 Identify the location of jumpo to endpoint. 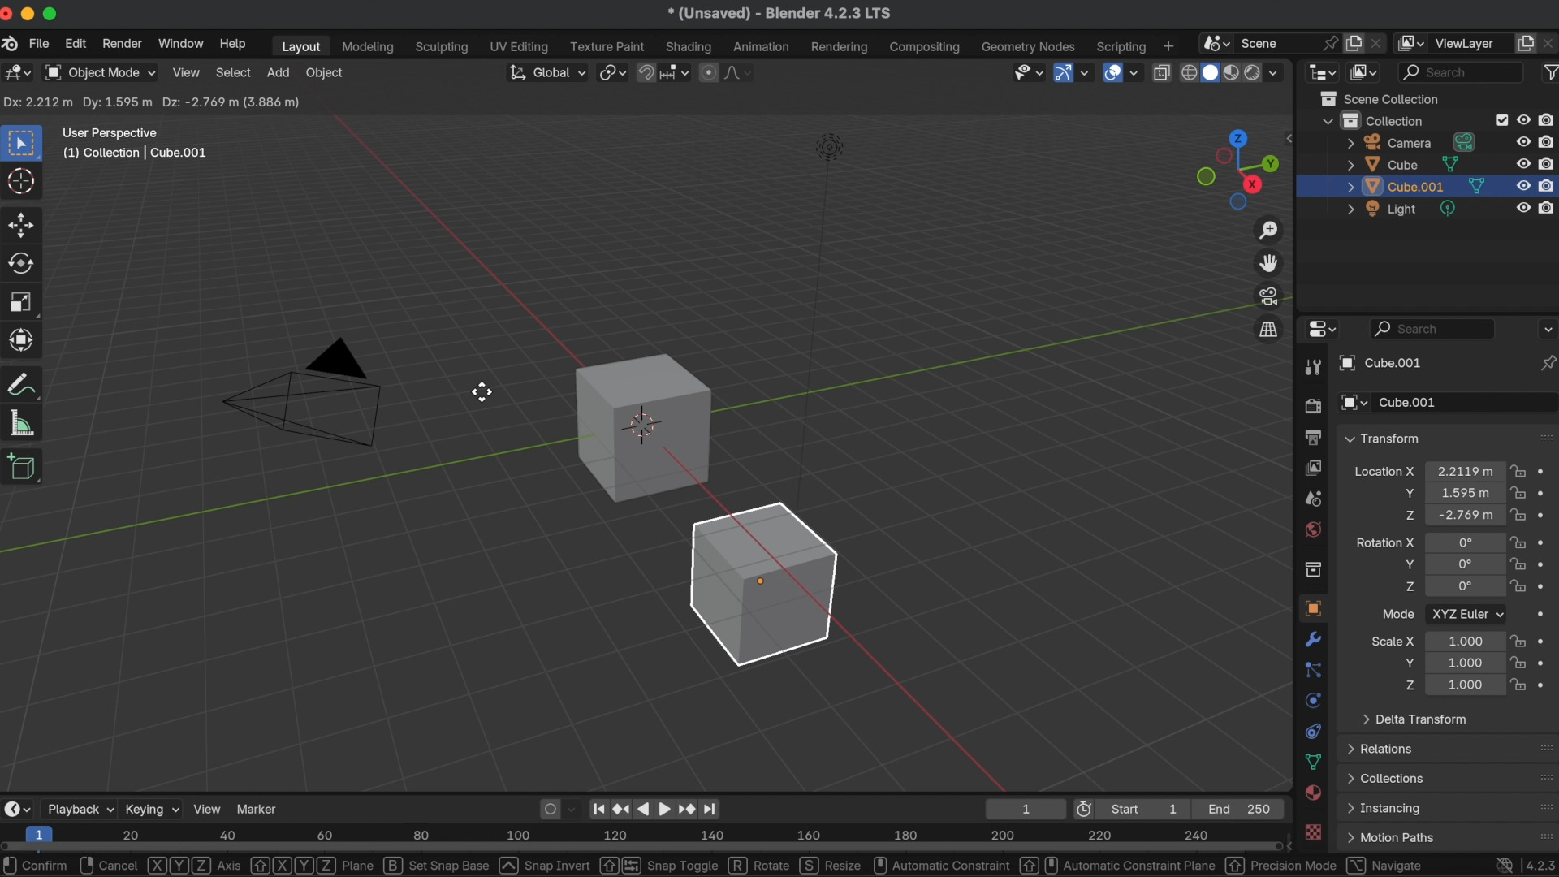
(599, 806).